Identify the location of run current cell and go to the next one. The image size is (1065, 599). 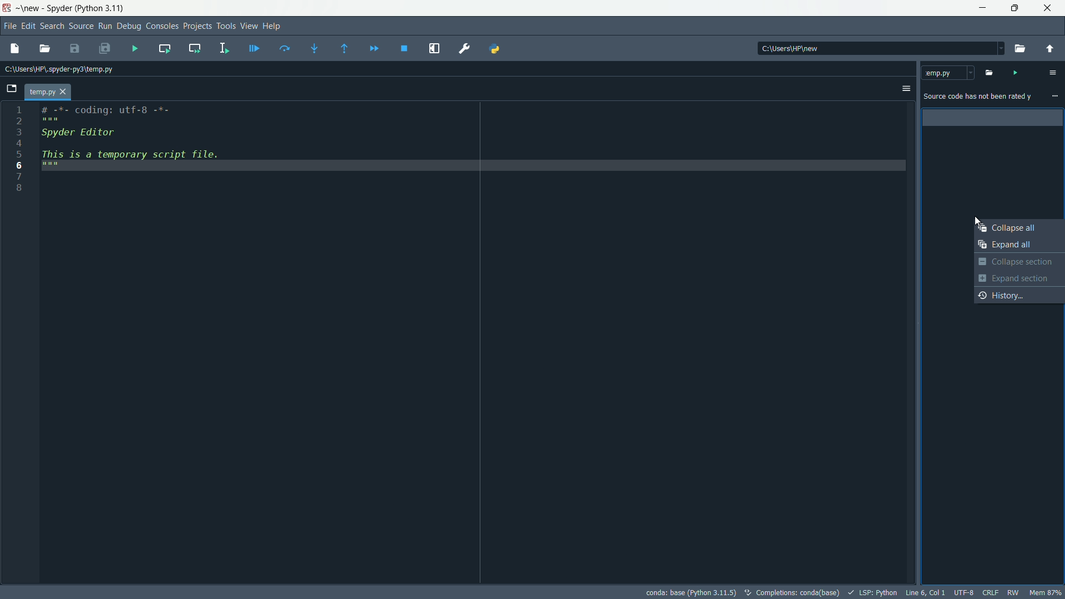
(195, 48).